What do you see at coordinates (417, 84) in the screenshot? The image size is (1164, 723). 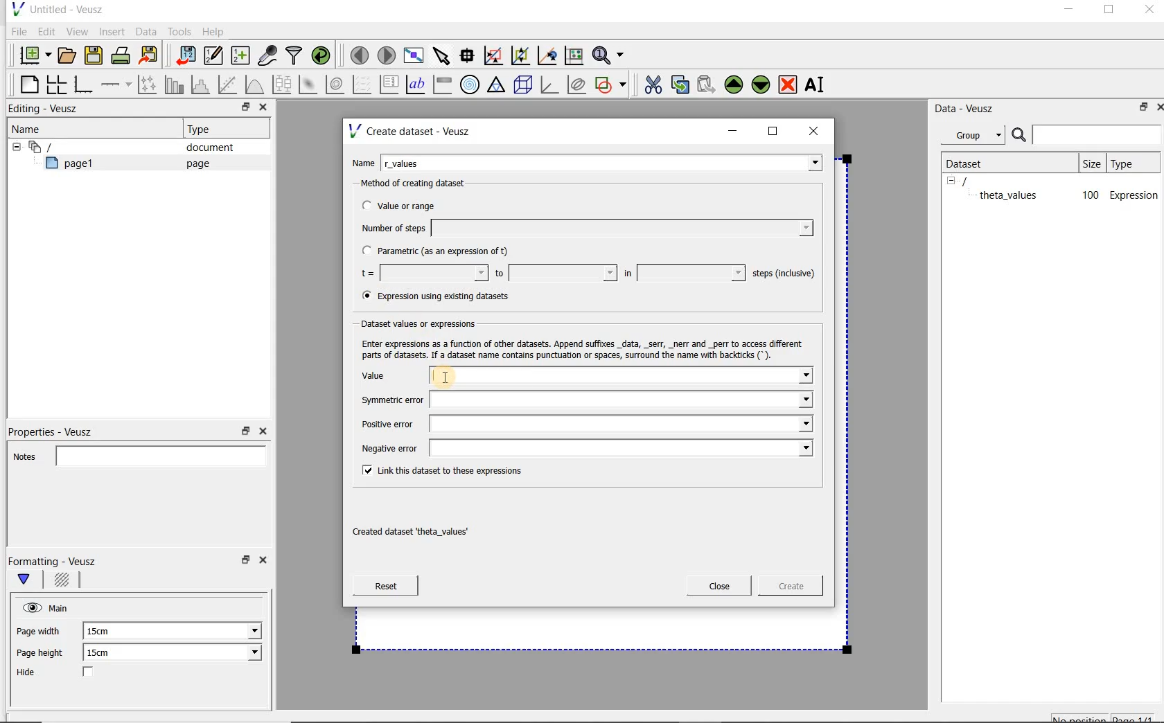 I see `text label` at bounding box center [417, 84].